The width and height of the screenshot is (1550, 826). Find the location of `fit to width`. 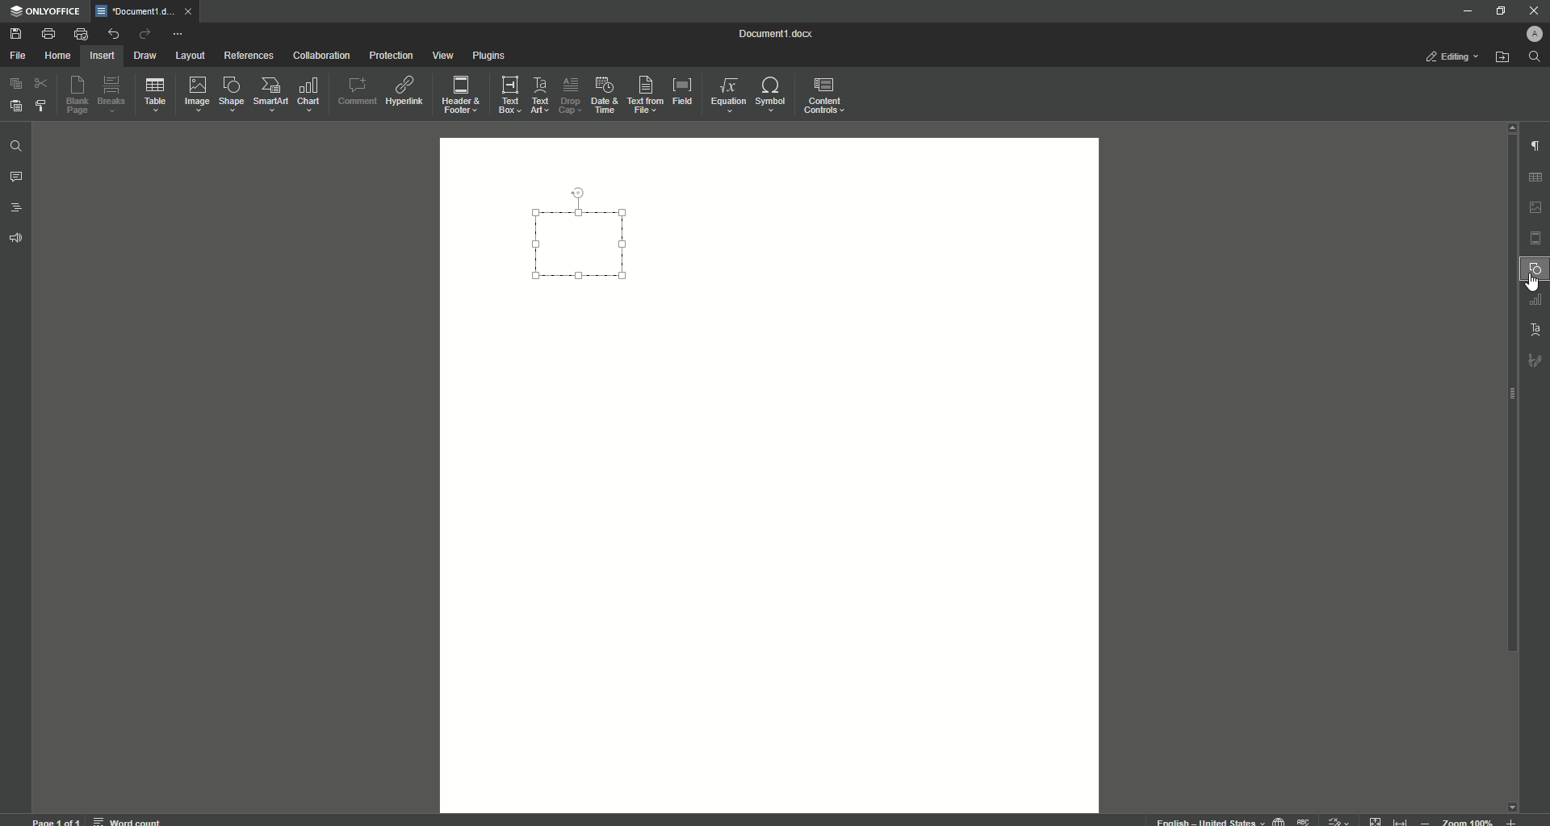

fit to width is located at coordinates (1403, 820).